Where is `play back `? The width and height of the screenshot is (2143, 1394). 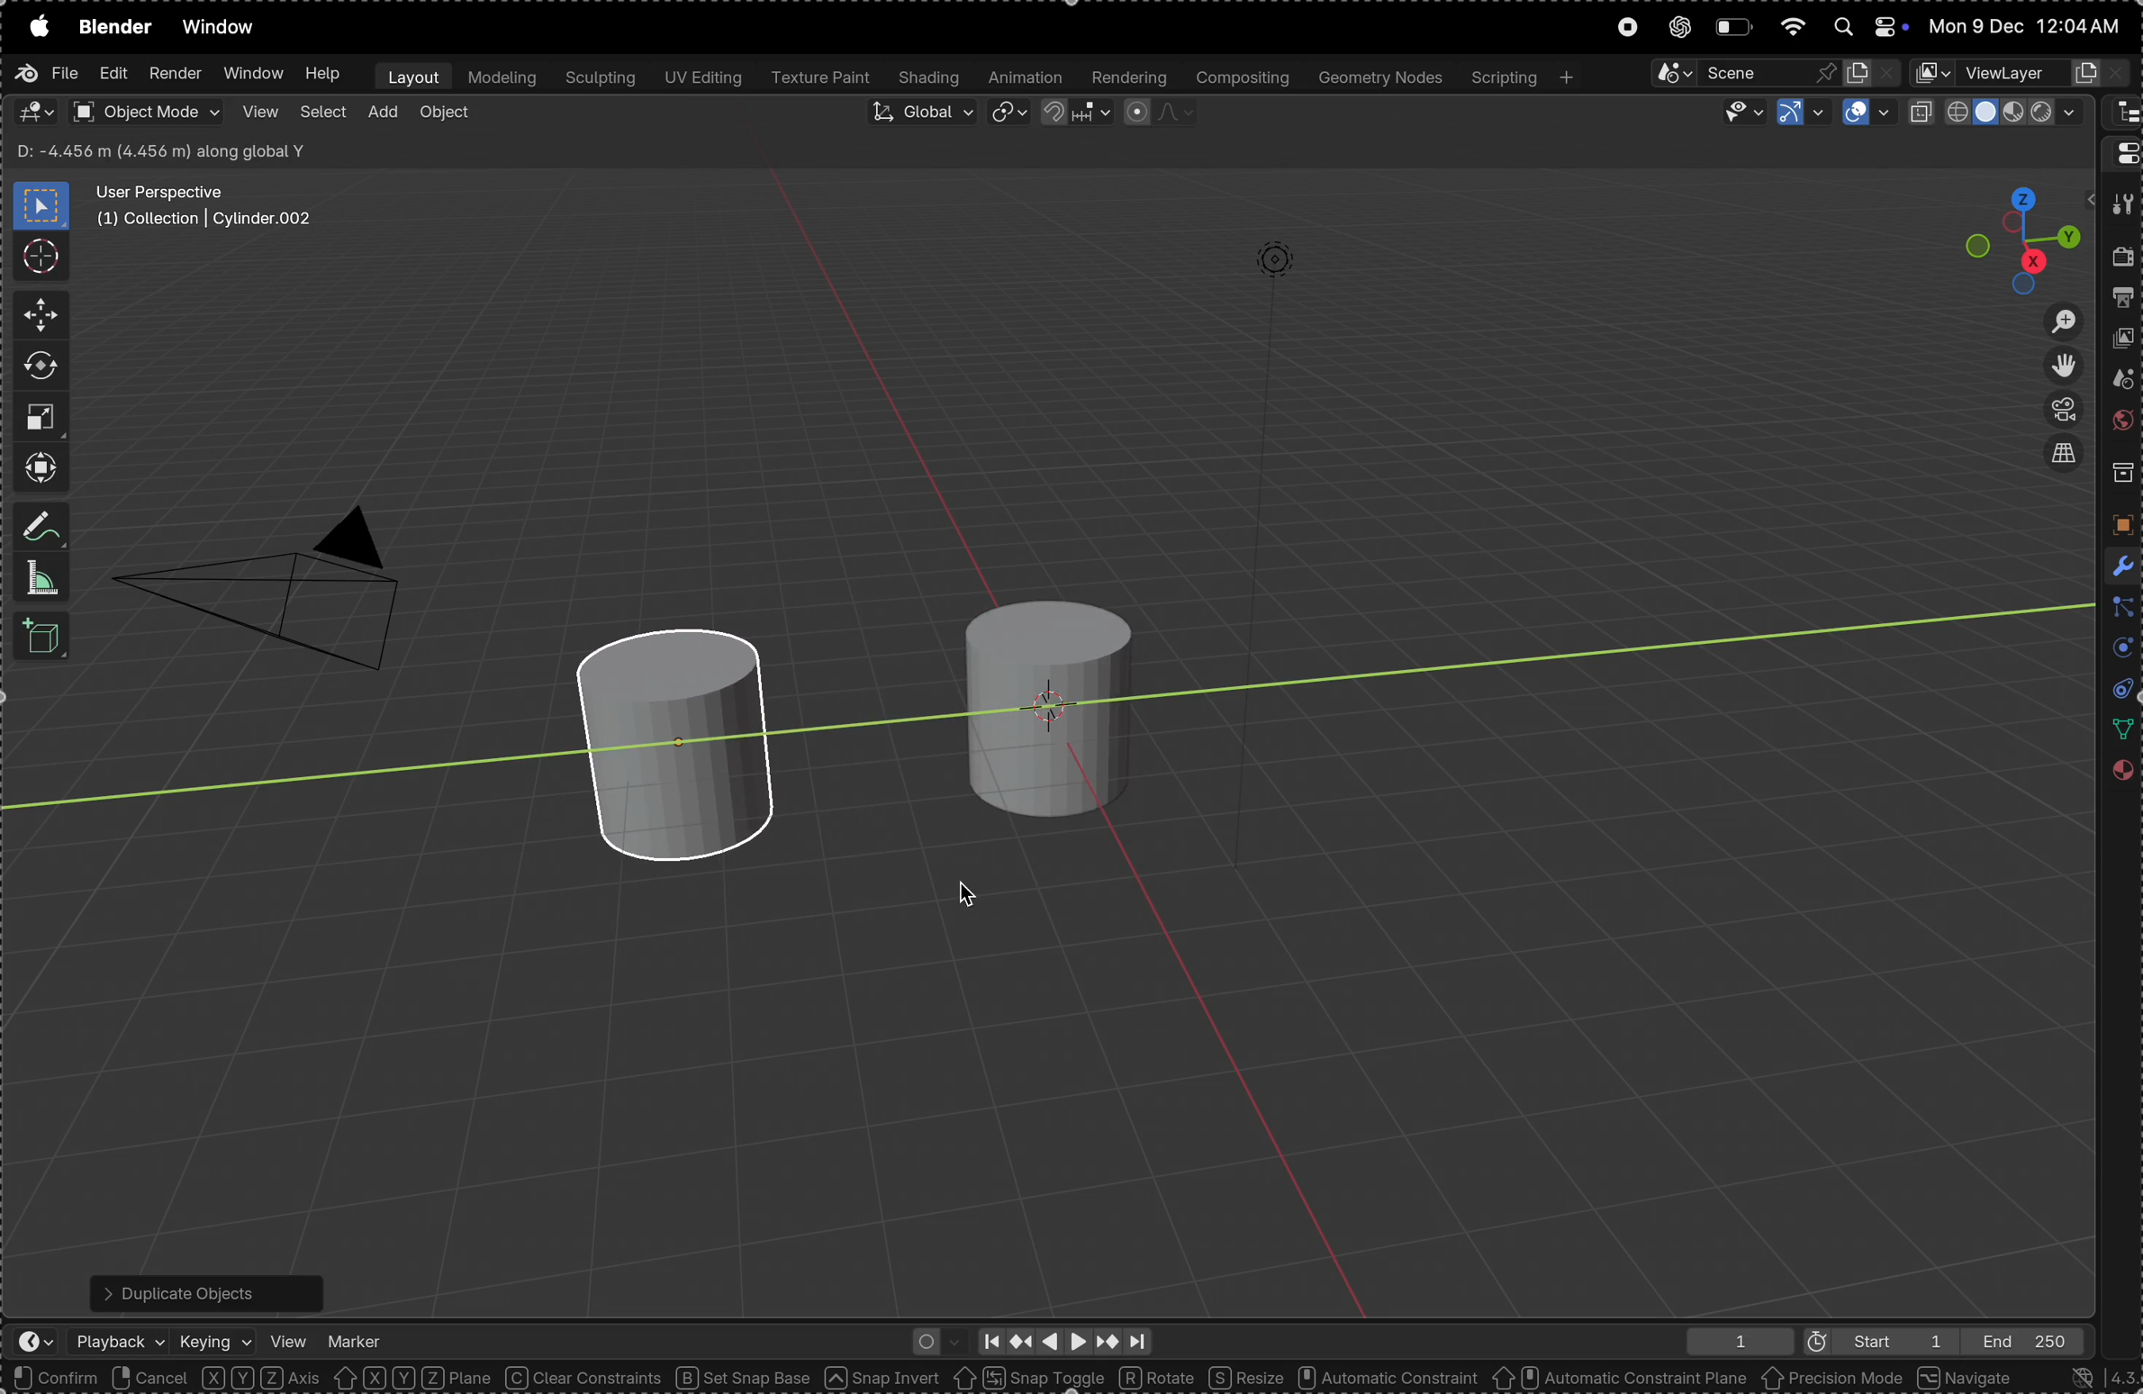 play back  is located at coordinates (121, 1341).